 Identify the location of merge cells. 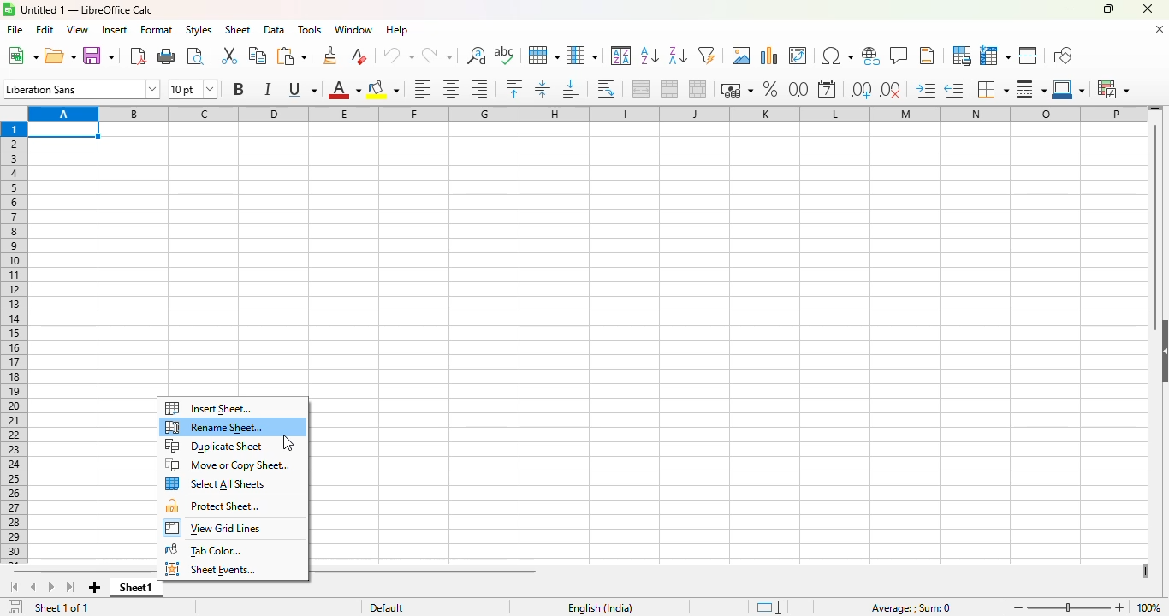
(670, 88).